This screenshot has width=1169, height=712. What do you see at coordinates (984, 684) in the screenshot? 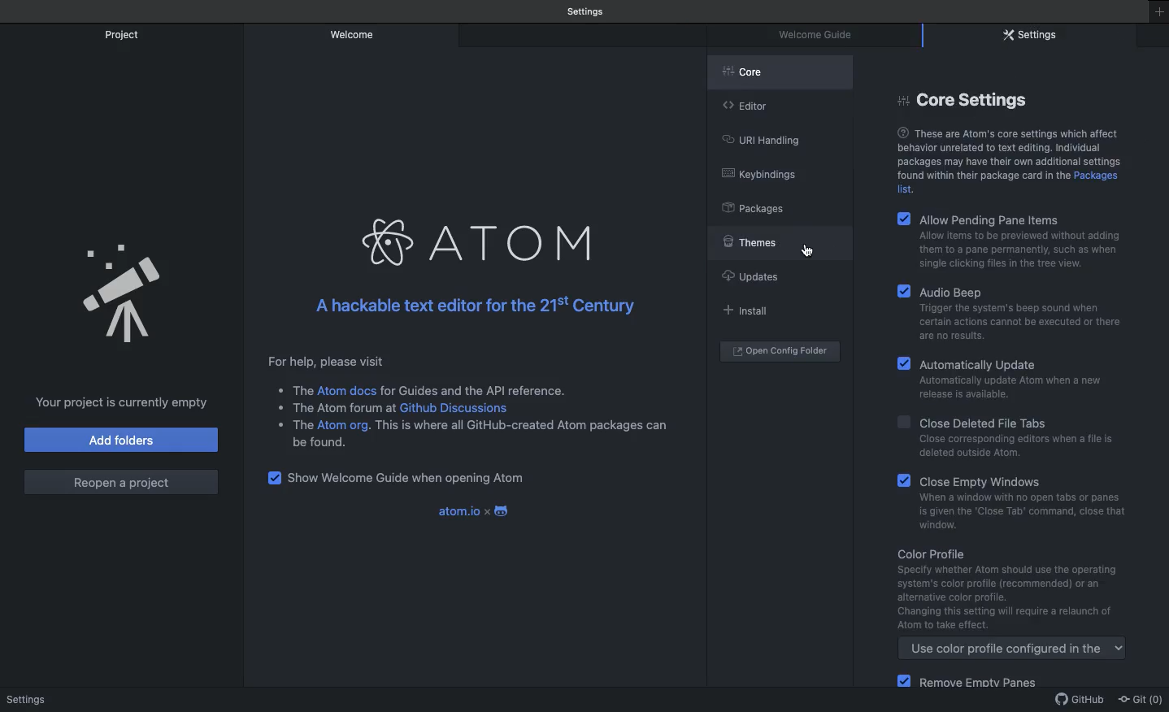
I see `Remove emotv` at bounding box center [984, 684].